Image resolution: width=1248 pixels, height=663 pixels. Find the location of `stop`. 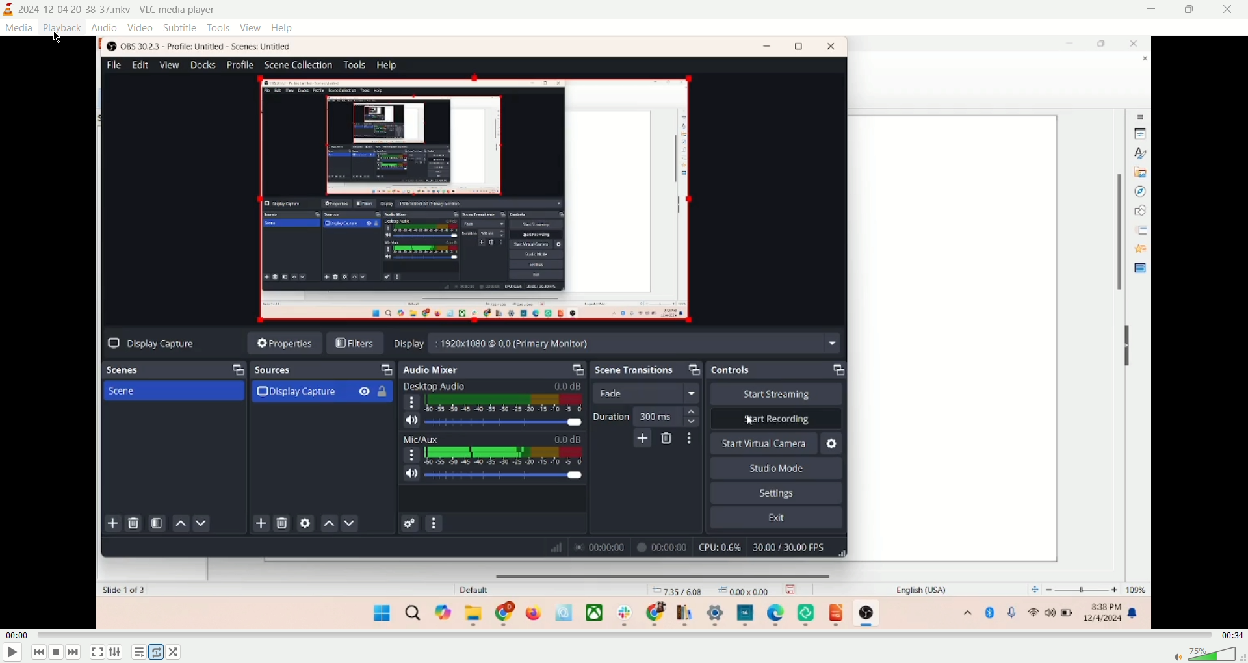

stop is located at coordinates (58, 653).